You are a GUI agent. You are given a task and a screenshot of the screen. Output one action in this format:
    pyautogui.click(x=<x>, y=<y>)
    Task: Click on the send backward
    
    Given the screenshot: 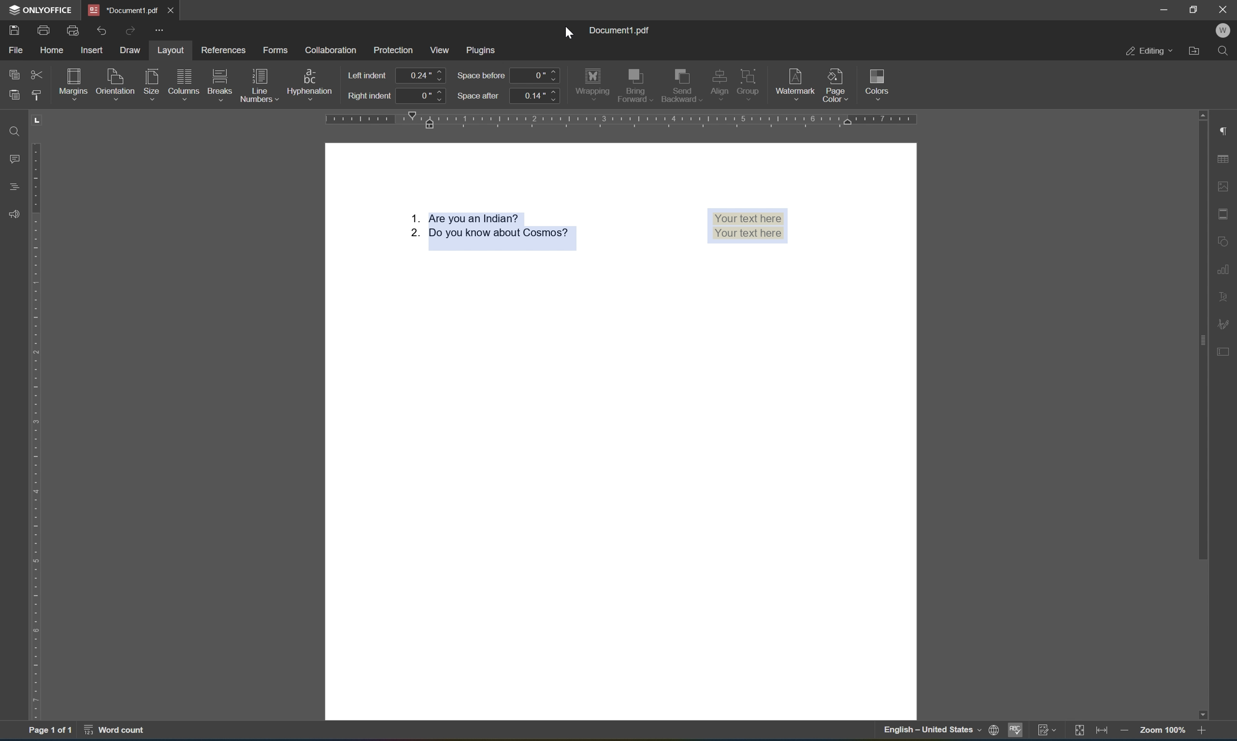 What is the action you would take?
    pyautogui.click(x=681, y=83)
    